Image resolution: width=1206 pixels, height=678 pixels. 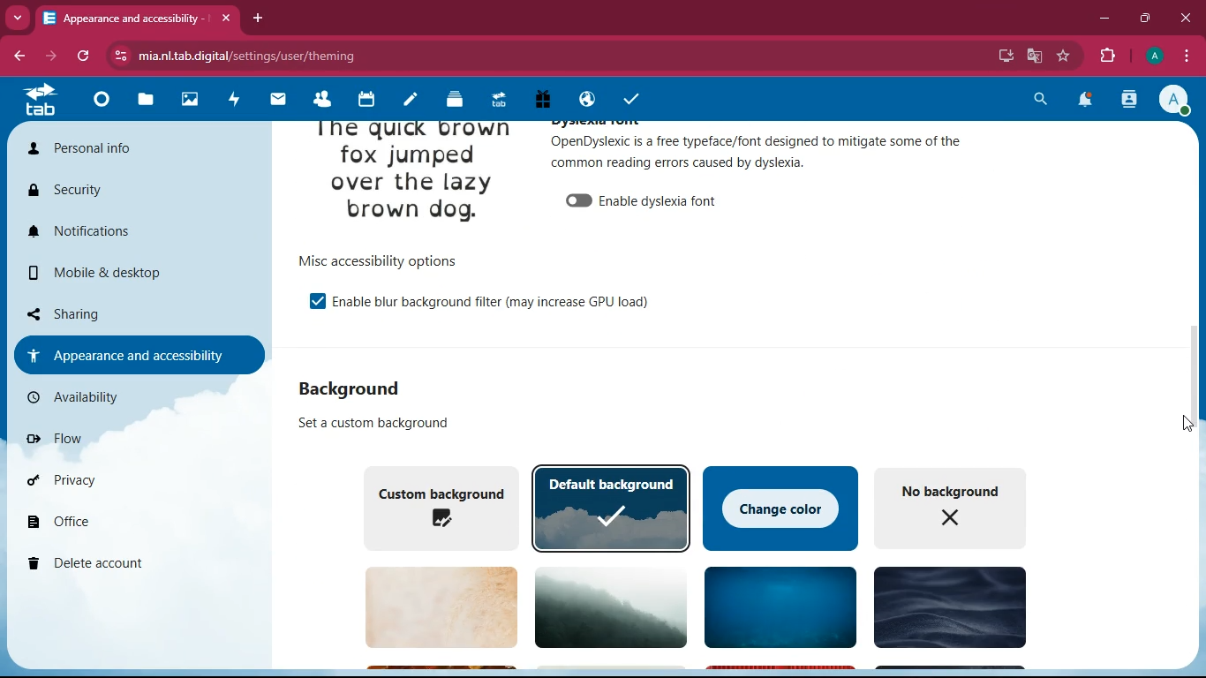 What do you see at coordinates (1185, 17) in the screenshot?
I see `close` at bounding box center [1185, 17].